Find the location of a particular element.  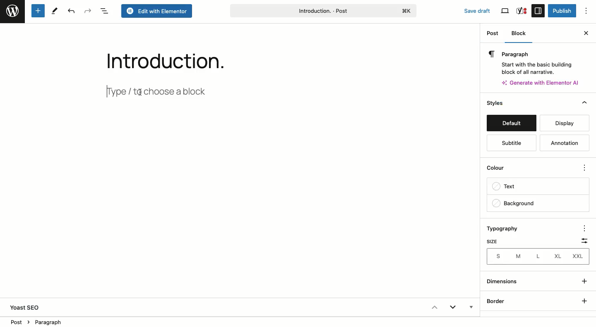

Display is located at coordinates (562, 123).